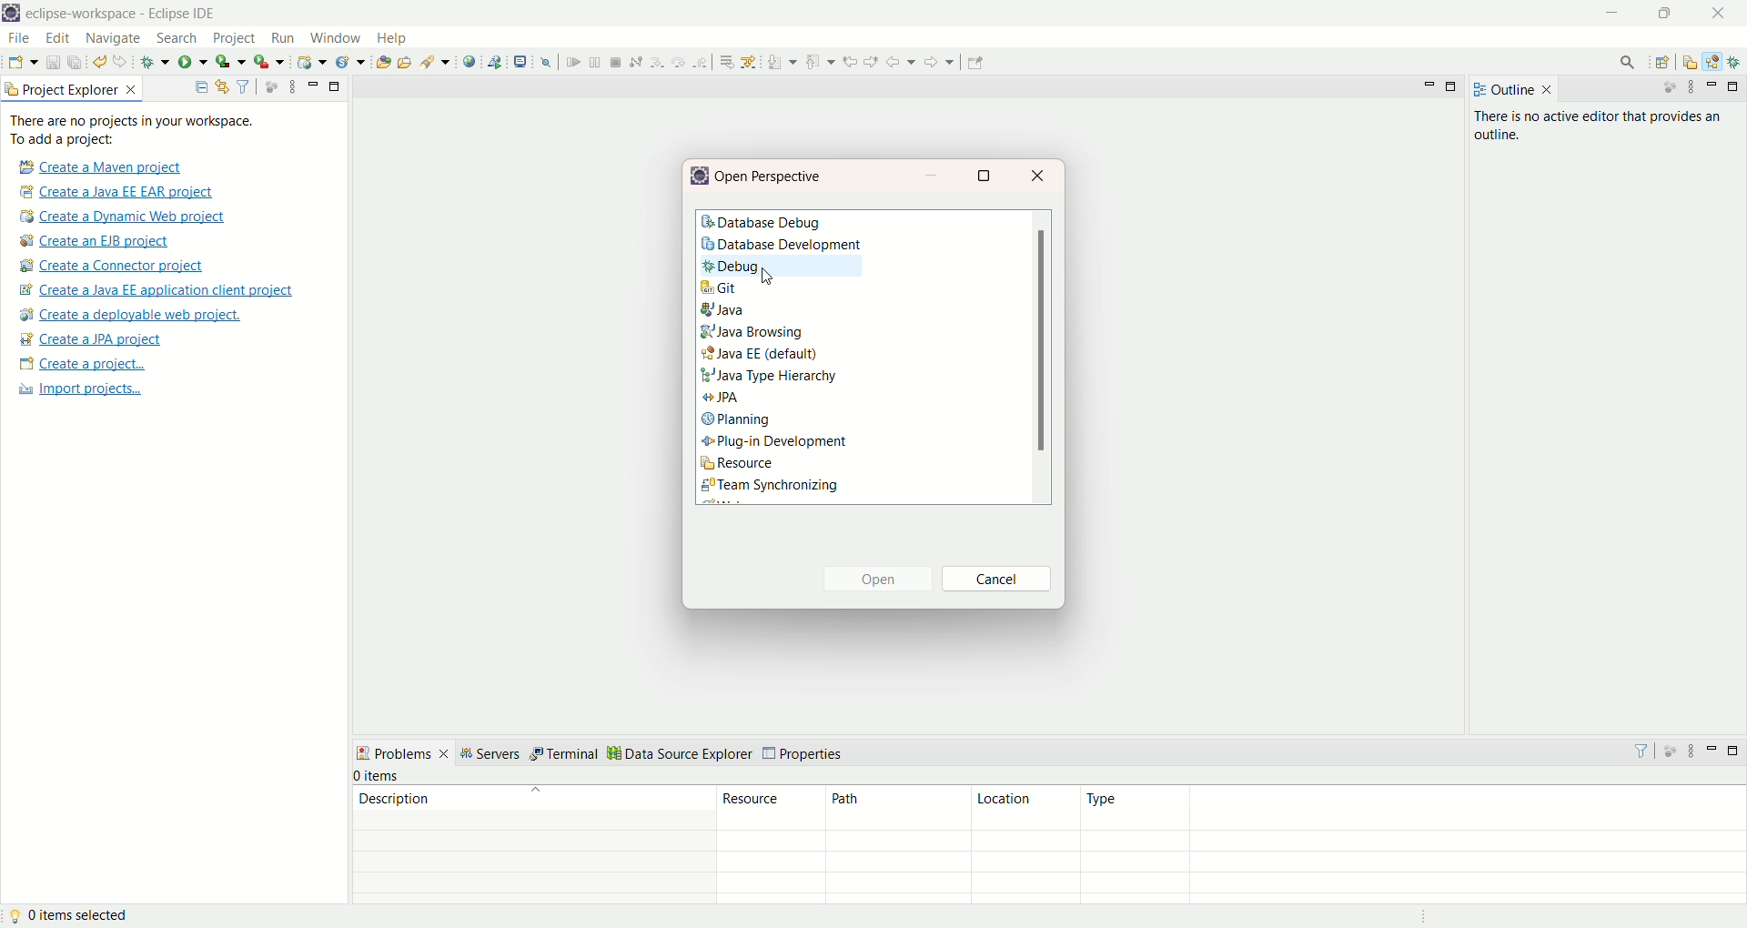 This screenshot has width=1747, height=928. Describe the element at coordinates (177, 37) in the screenshot. I see `search` at that location.